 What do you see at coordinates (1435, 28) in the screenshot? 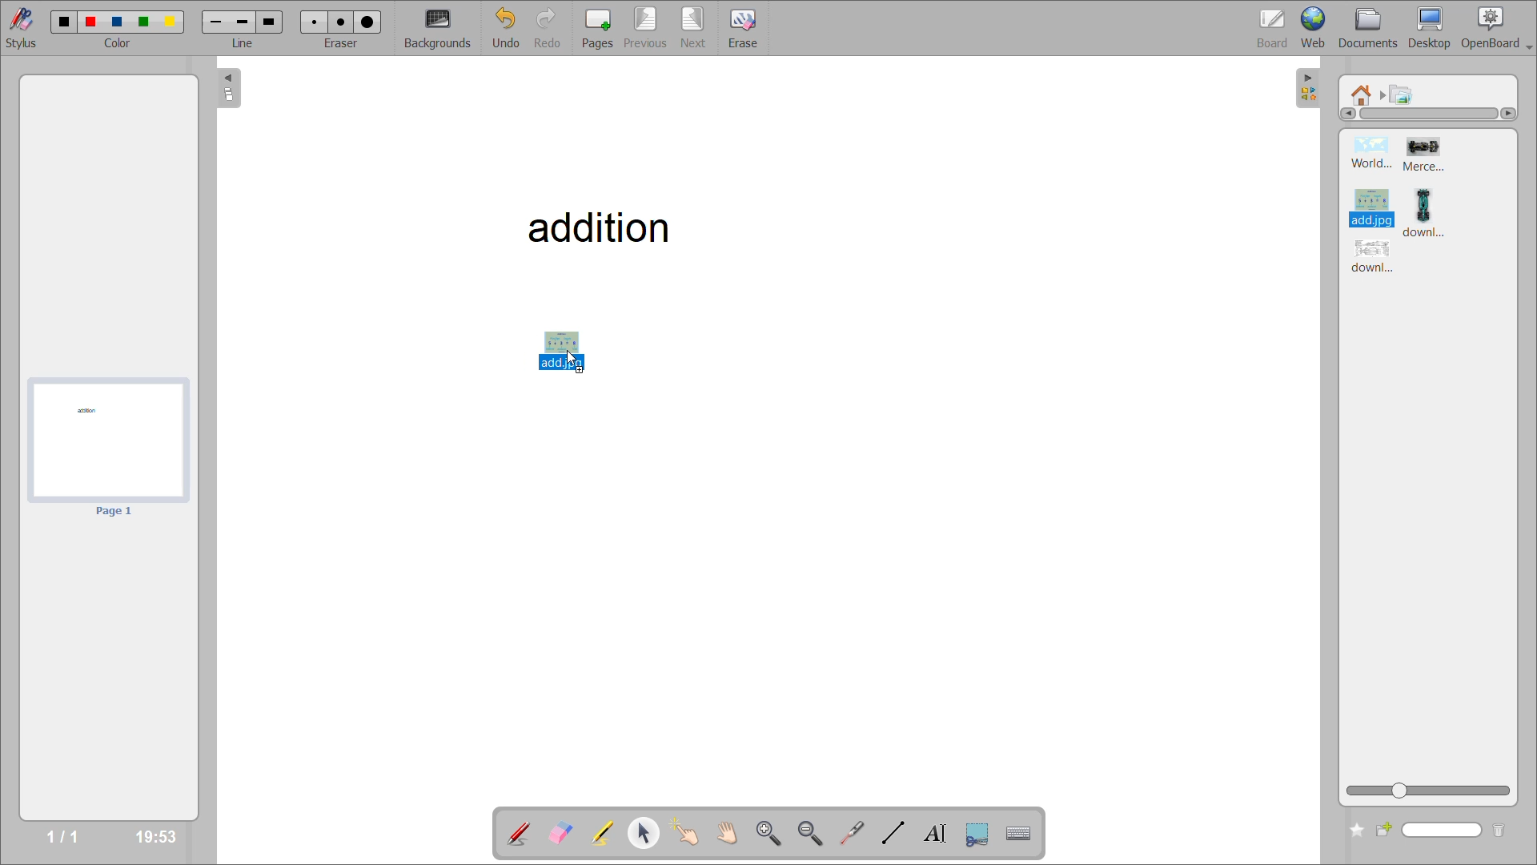
I see `desktop` at bounding box center [1435, 28].